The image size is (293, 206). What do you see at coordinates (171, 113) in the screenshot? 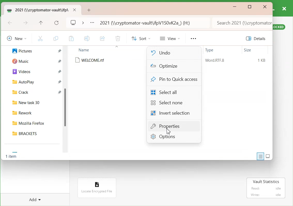
I see `Invert selection` at bounding box center [171, 113].